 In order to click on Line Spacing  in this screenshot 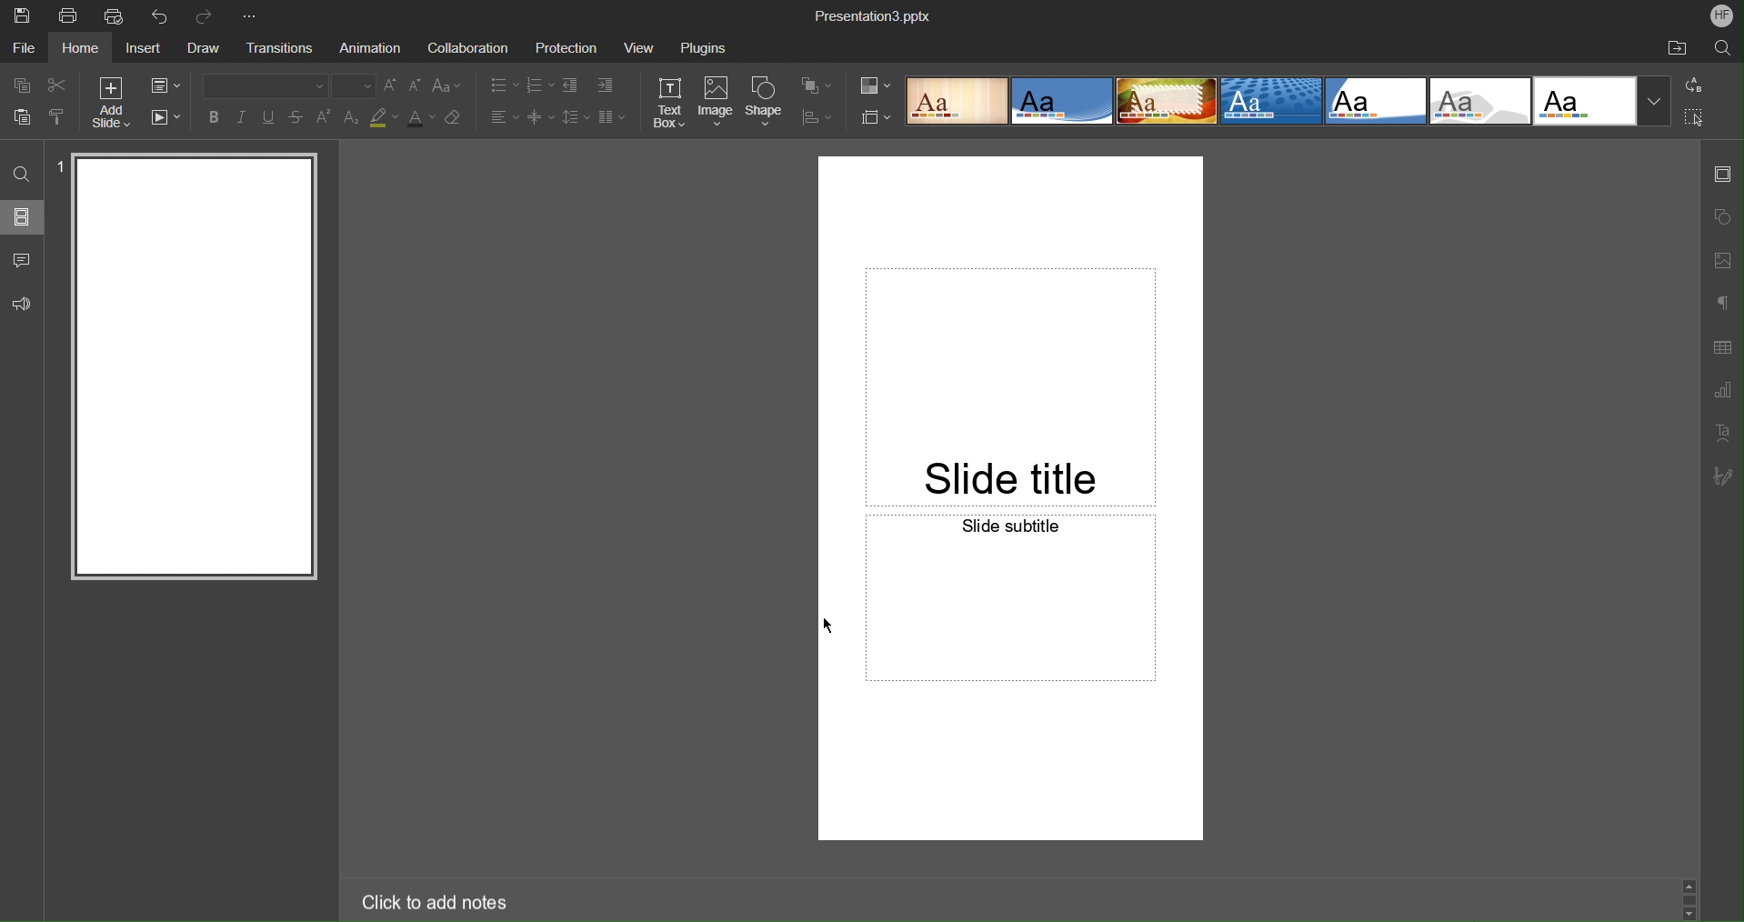, I will do `click(574, 118)`.